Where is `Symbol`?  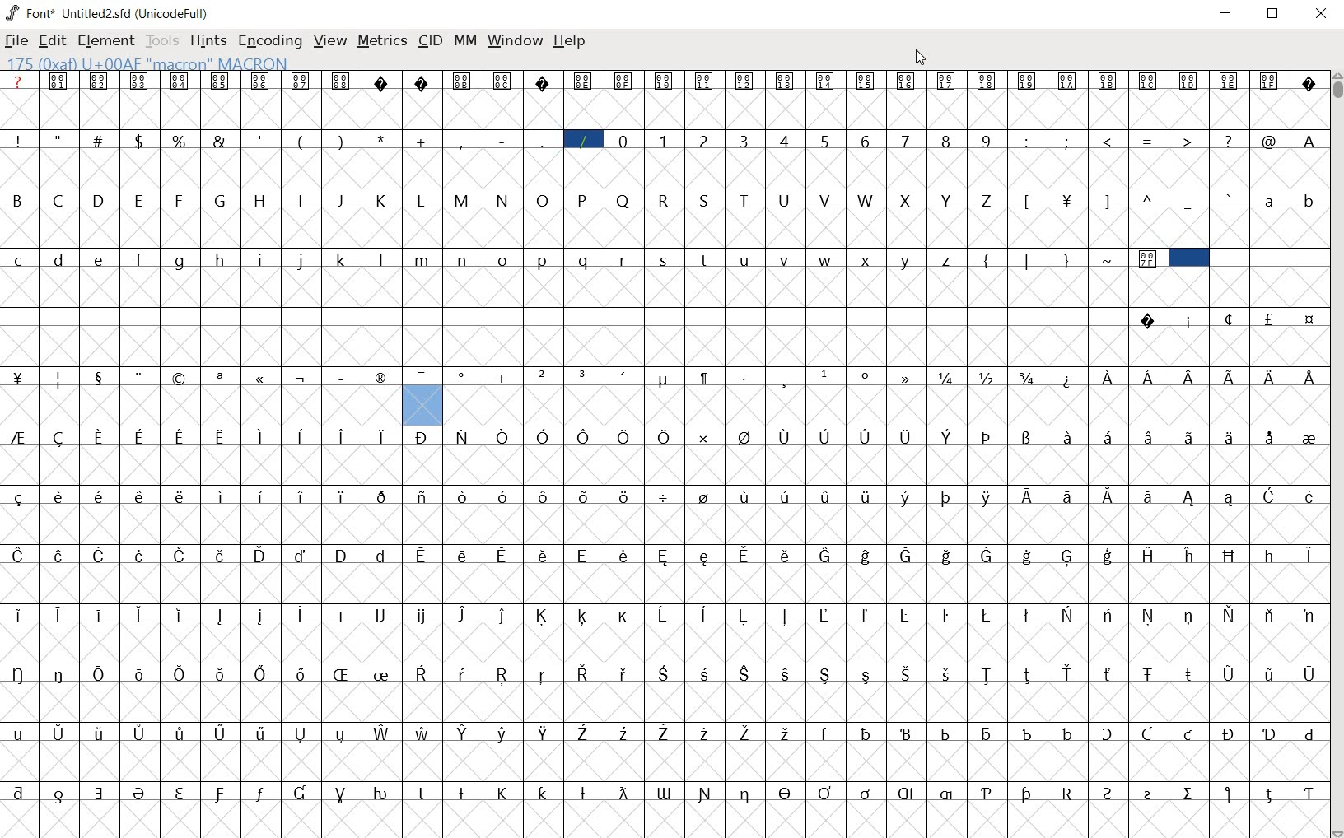
Symbol is located at coordinates (18, 498).